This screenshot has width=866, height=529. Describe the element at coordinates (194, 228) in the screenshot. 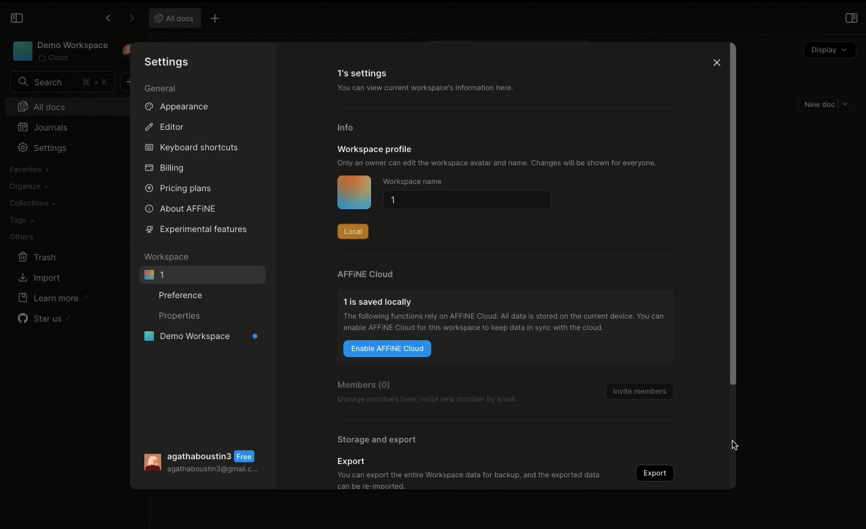

I see `Experimental features` at that location.